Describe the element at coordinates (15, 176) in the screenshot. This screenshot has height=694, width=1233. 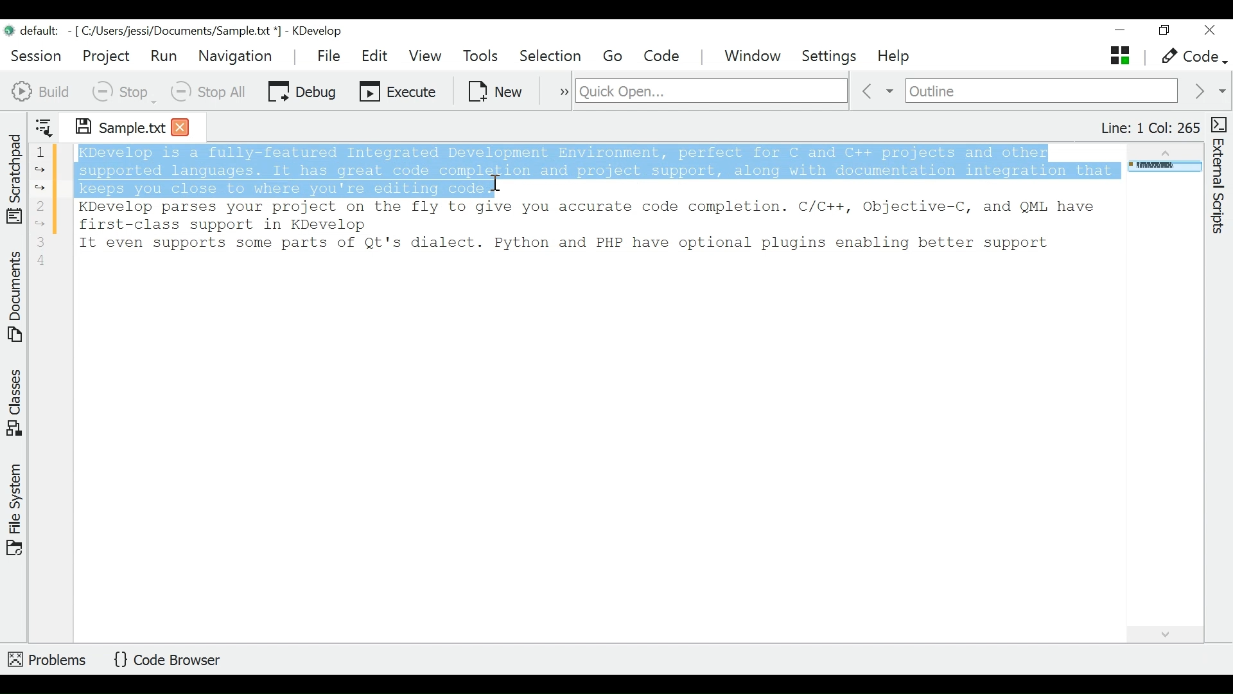
I see `Scratchpad` at that location.